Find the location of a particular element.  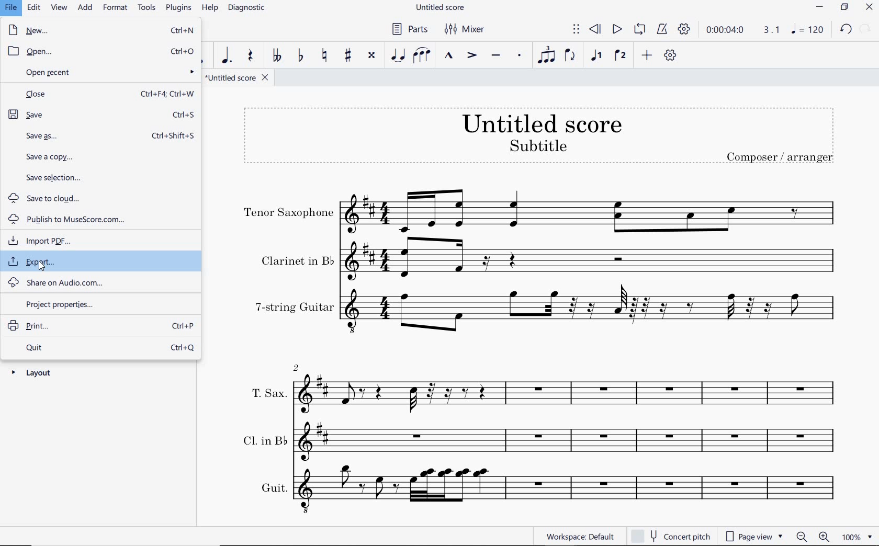

SLUR is located at coordinates (421, 54).